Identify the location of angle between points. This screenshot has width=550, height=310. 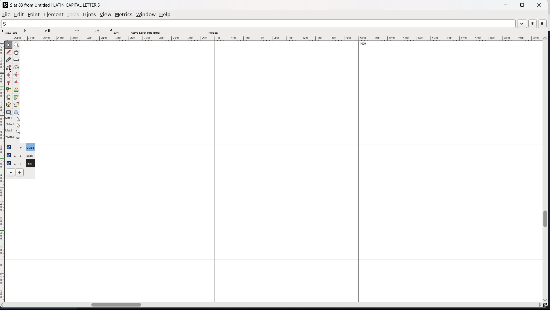
(98, 32).